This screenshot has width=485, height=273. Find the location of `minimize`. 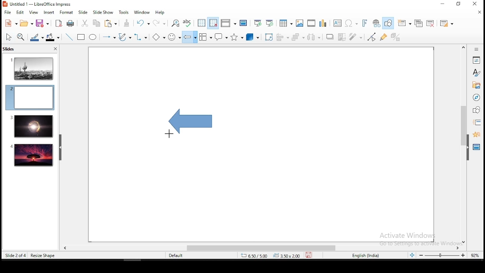

minimize is located at coordinates (442, 4).